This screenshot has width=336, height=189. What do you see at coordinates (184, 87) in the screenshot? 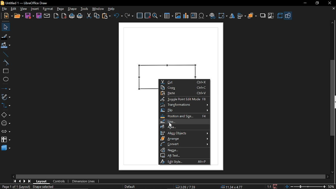
I see `Copy` at bounding box center [184, 87].